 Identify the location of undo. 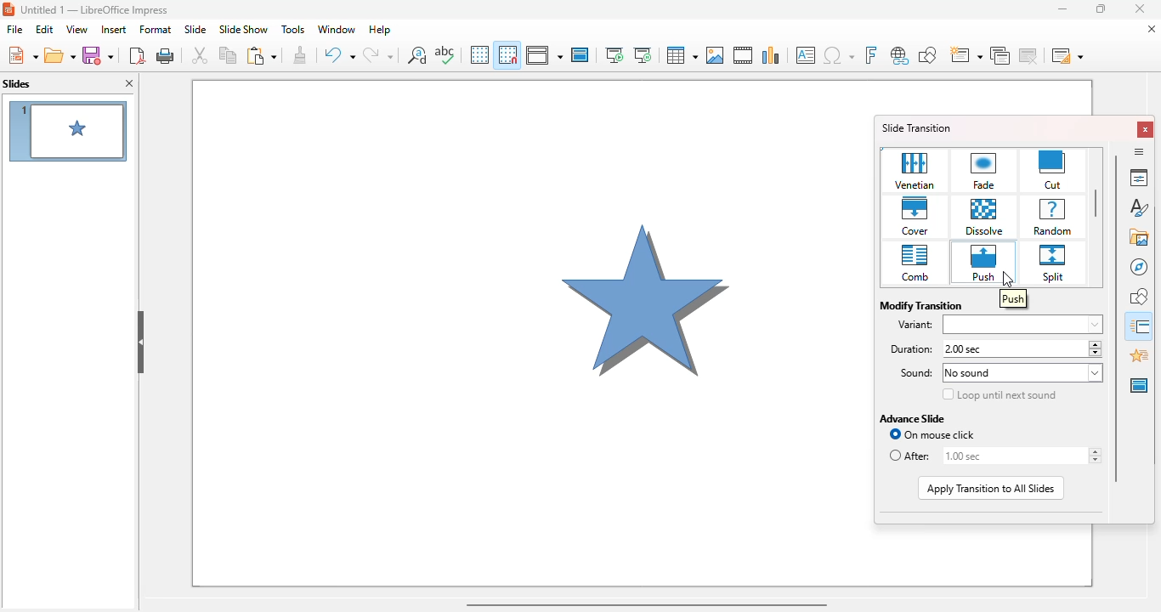
(338, 55).